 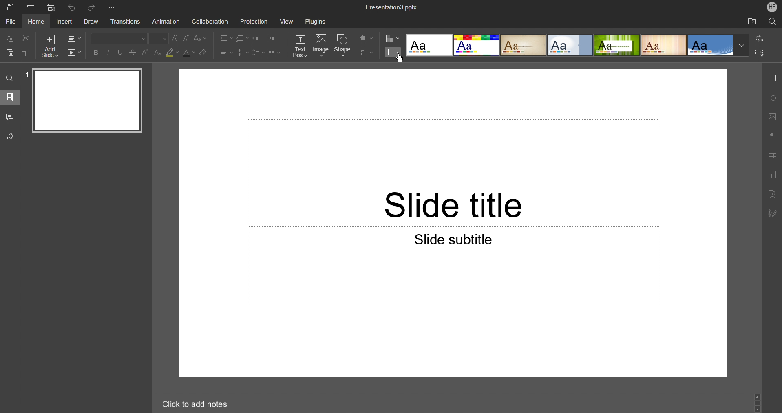 I want to click on Collaboration, so click(x=210, y=22).